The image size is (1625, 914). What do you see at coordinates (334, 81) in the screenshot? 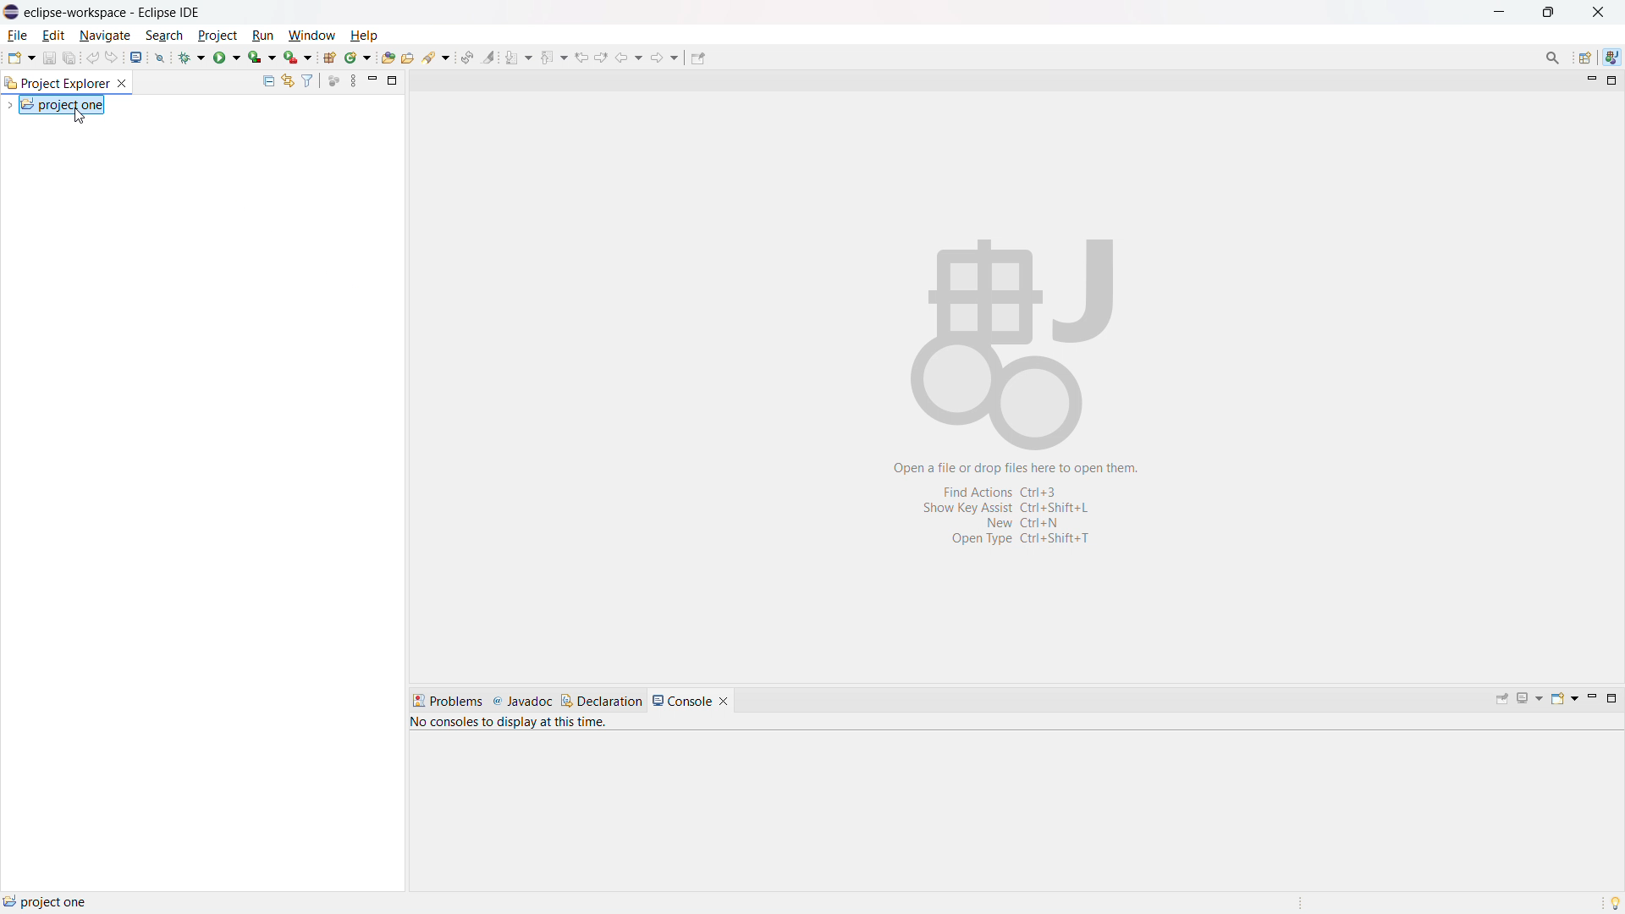
I see `focus on active task ` at bounding box center [334, 81].